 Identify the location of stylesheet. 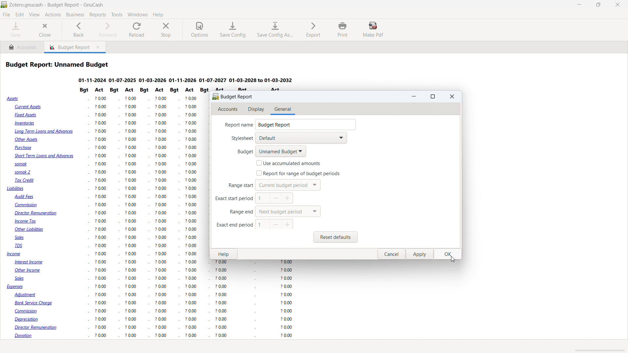
(301, 138).